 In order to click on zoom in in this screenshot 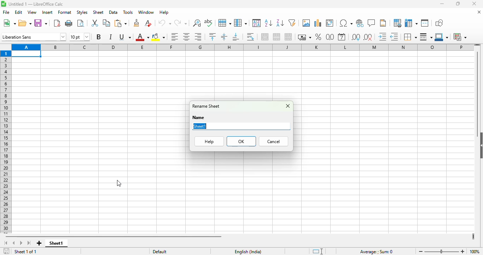, I will do `click(463, 251)`.